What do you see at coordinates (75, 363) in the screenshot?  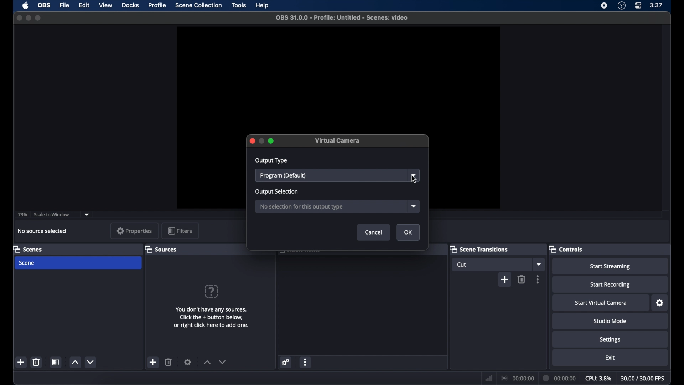 I see `increment` at bounding box center [75, 363].